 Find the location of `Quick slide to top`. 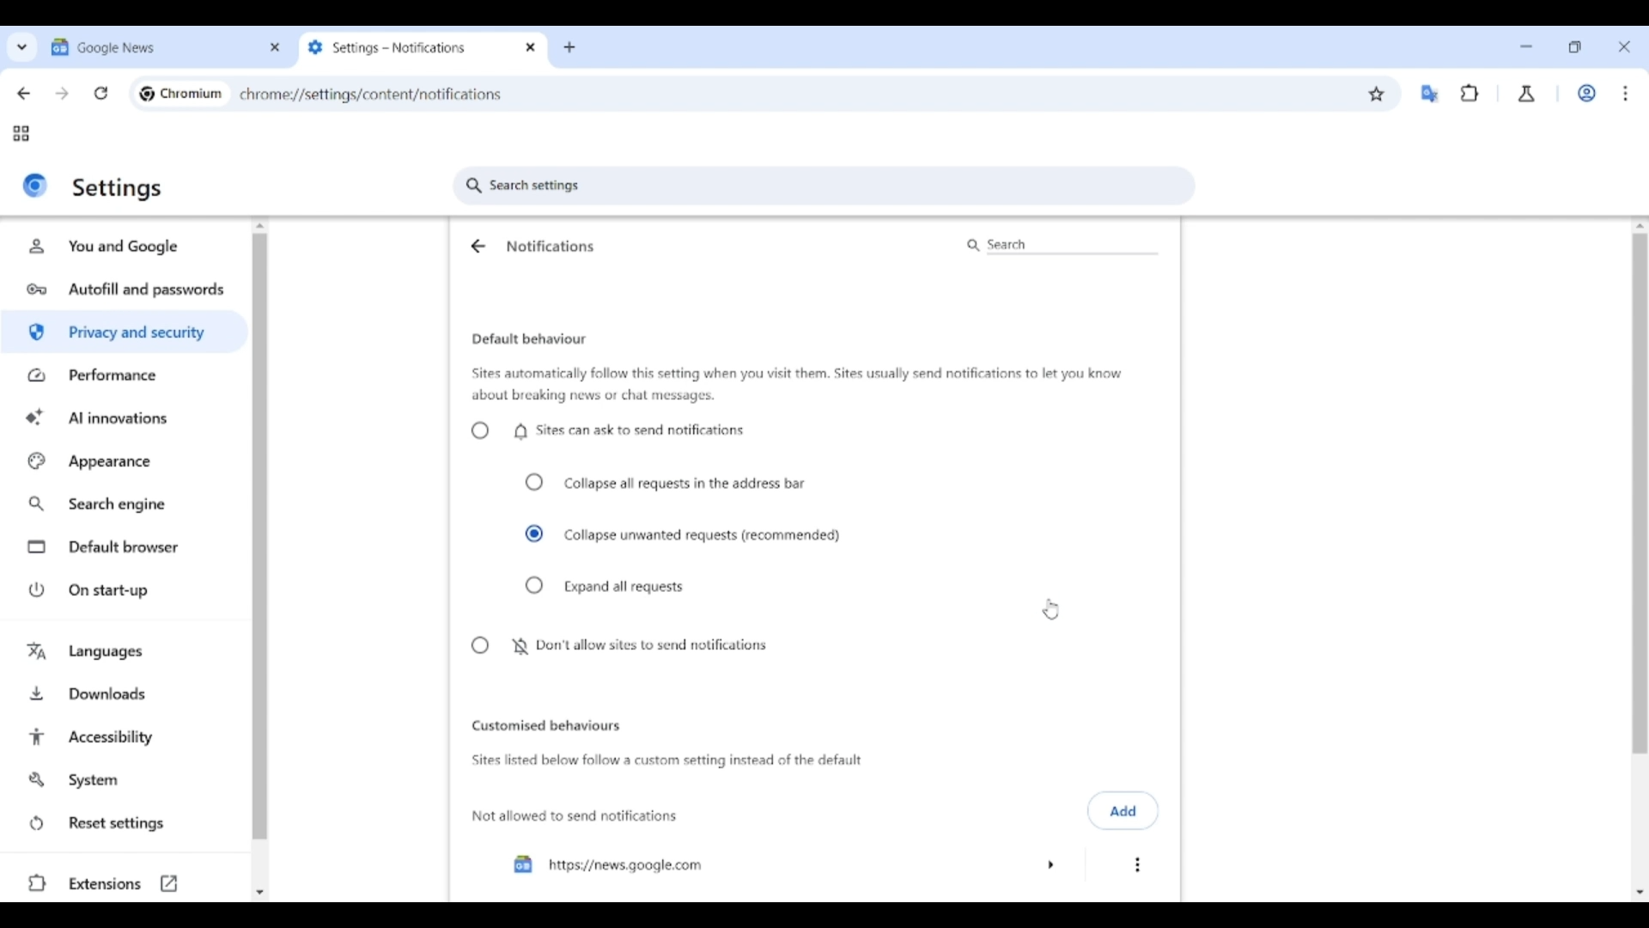

Quick slide to top is located at coordinates (1640, 226).